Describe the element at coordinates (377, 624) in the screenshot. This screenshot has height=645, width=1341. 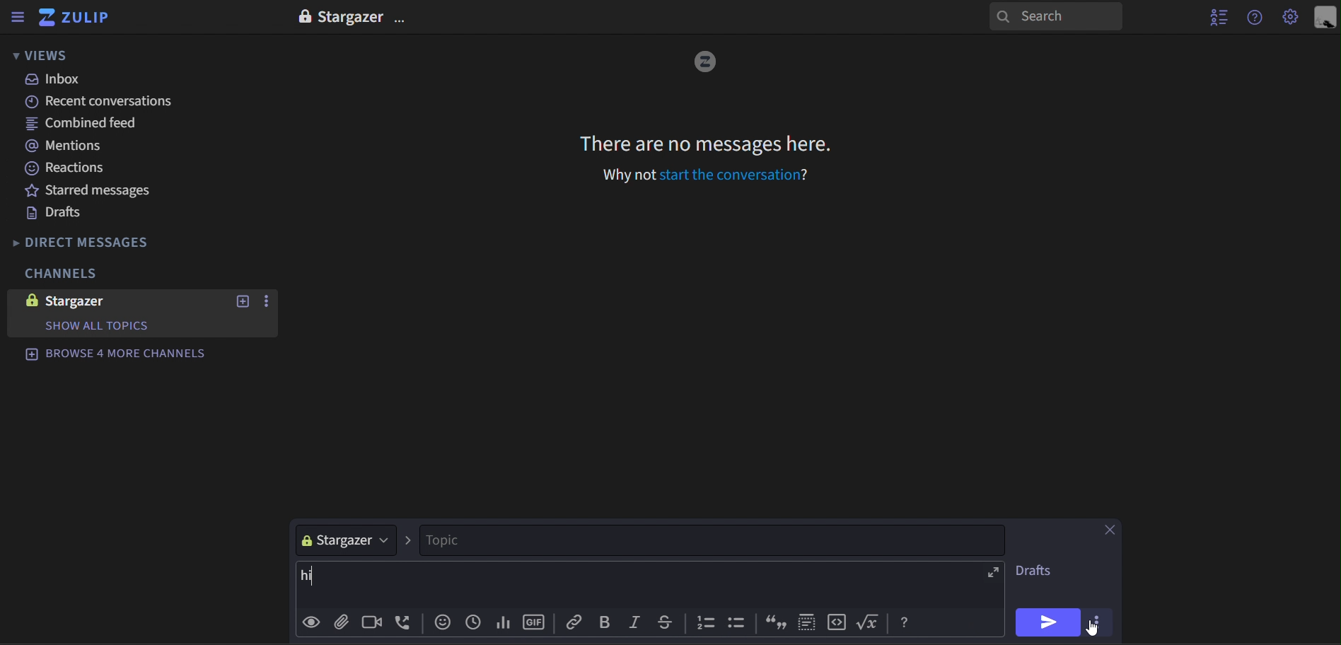
I see `add video call` at that location.